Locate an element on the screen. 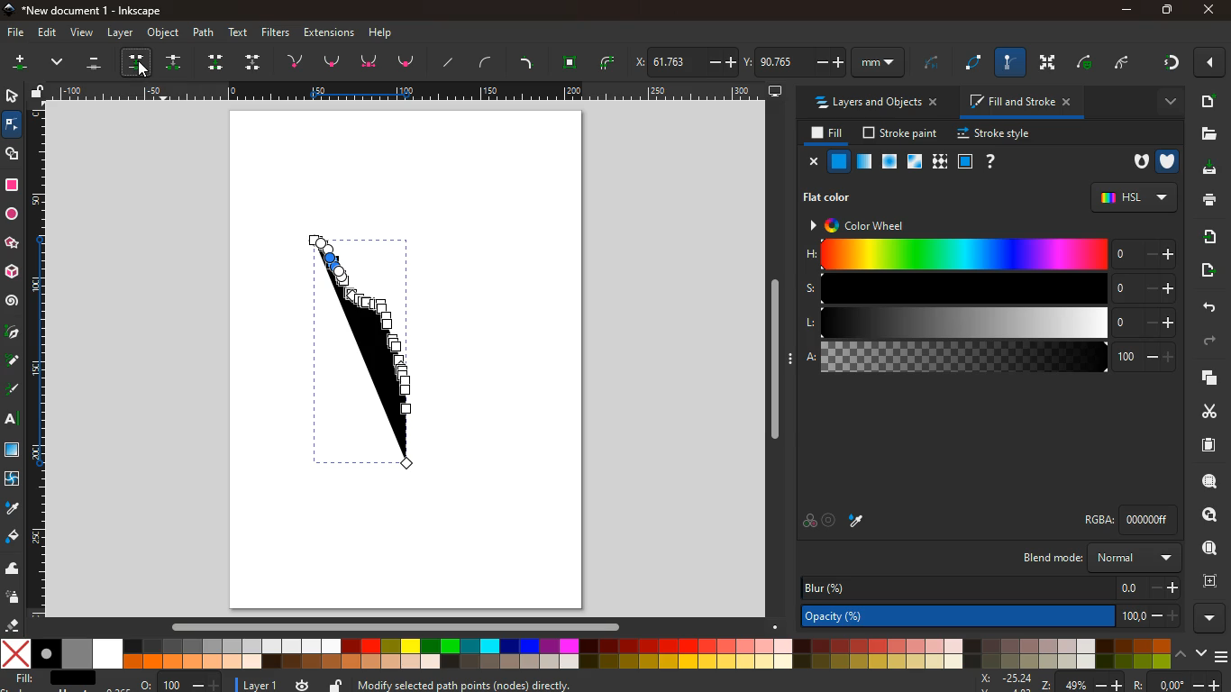  maximize is located at coordinates (1163, 9).